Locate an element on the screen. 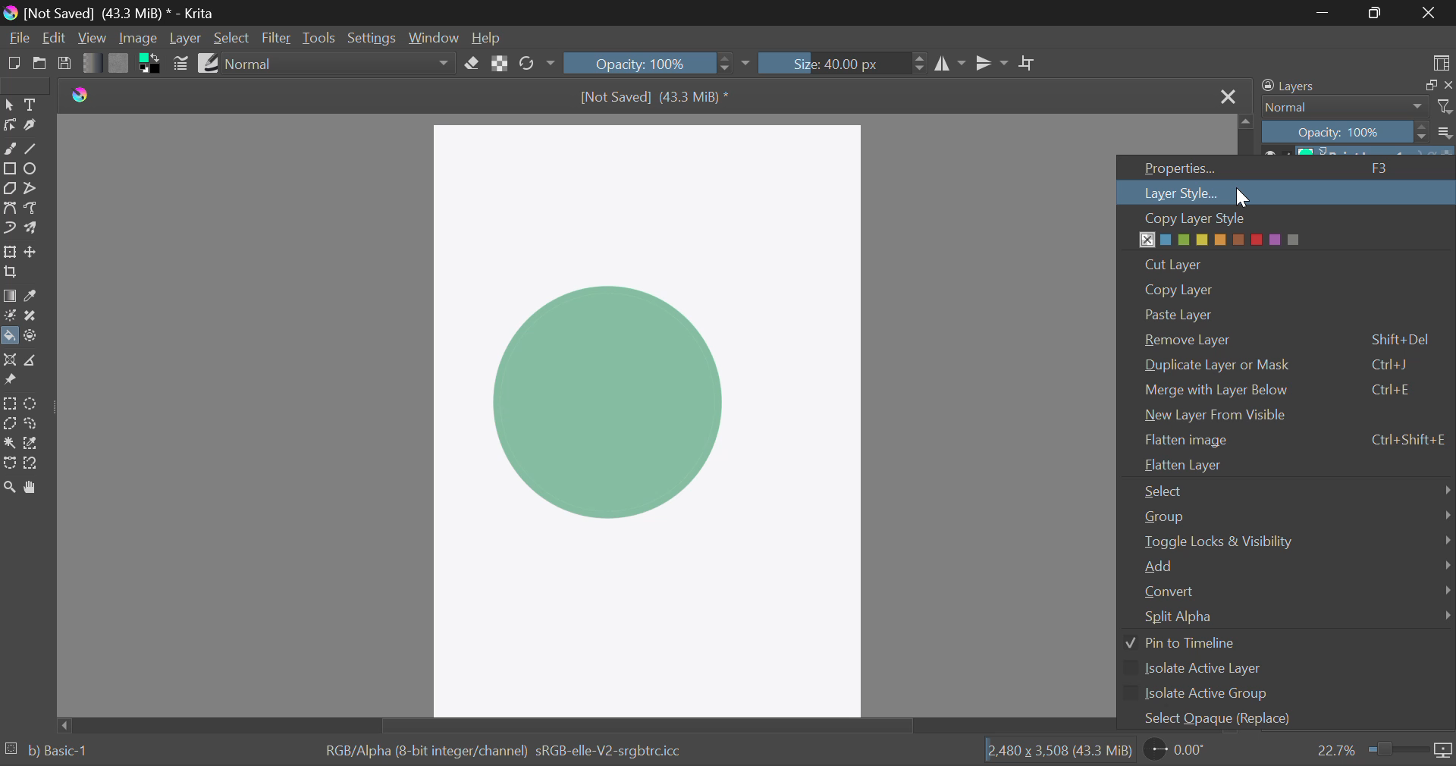 This screenshot has height=766, width=1456. Horizontal Mirror Flip is located at coordinates (993, 63).